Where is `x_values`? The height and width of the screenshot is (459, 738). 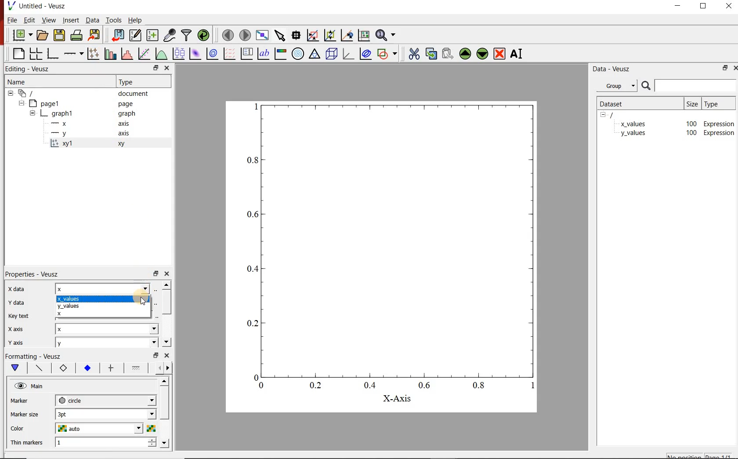
x_values is located at coordinates (633, 123).